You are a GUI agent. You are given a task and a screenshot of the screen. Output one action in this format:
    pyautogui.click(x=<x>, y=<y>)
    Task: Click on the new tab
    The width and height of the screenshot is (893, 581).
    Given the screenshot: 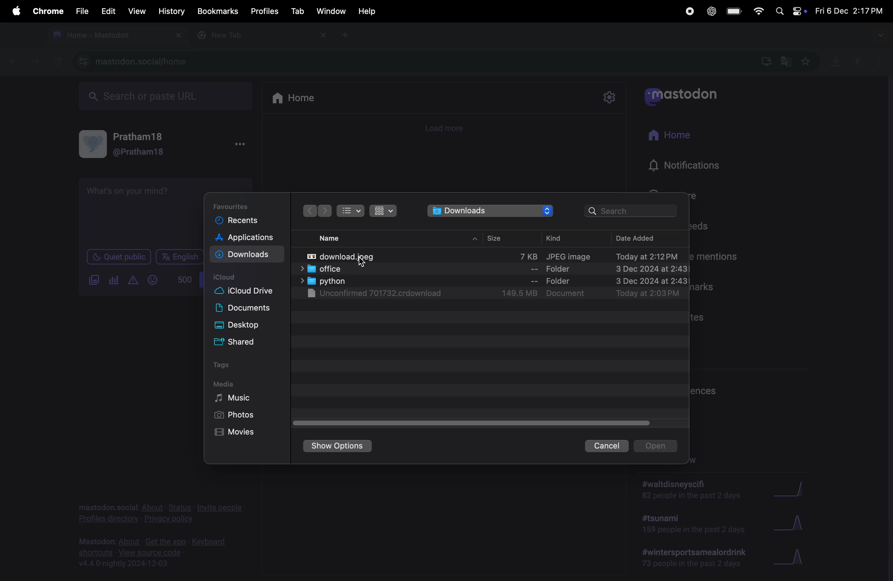 What is the action you would take?
    pyautogui.click(x=259, y=36)
    